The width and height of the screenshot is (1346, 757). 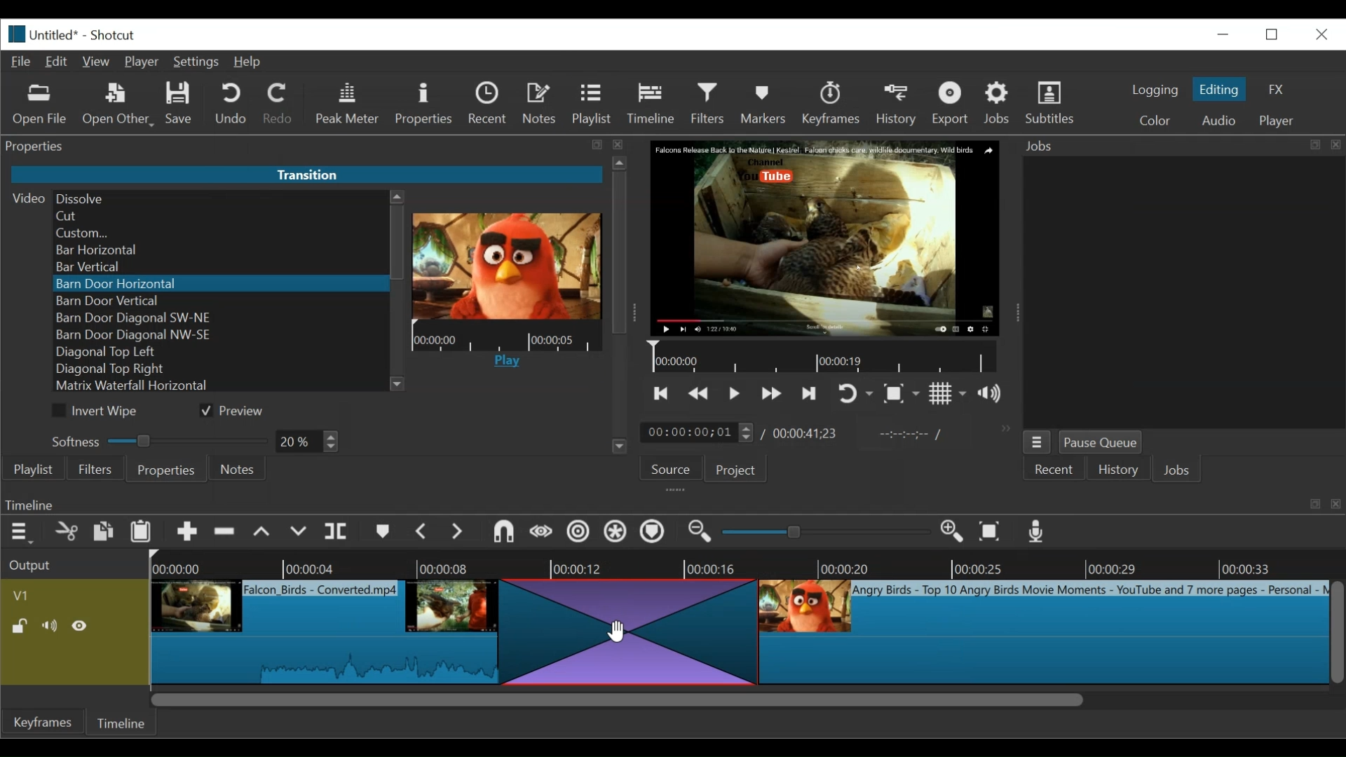 What do you see at coordinates (398, 243) in the screenshot?
I see `Vertical Scroll bar` at bounding box center [398, 243].